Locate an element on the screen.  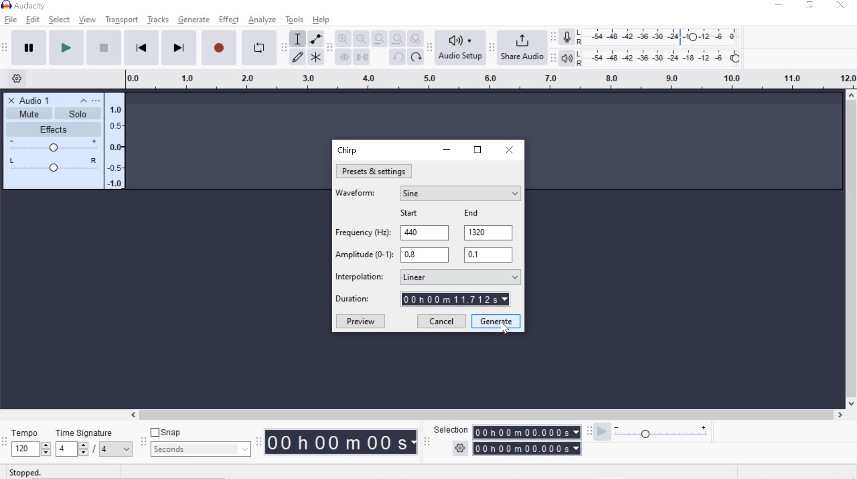
cancel is located at coordinates (440, 322).